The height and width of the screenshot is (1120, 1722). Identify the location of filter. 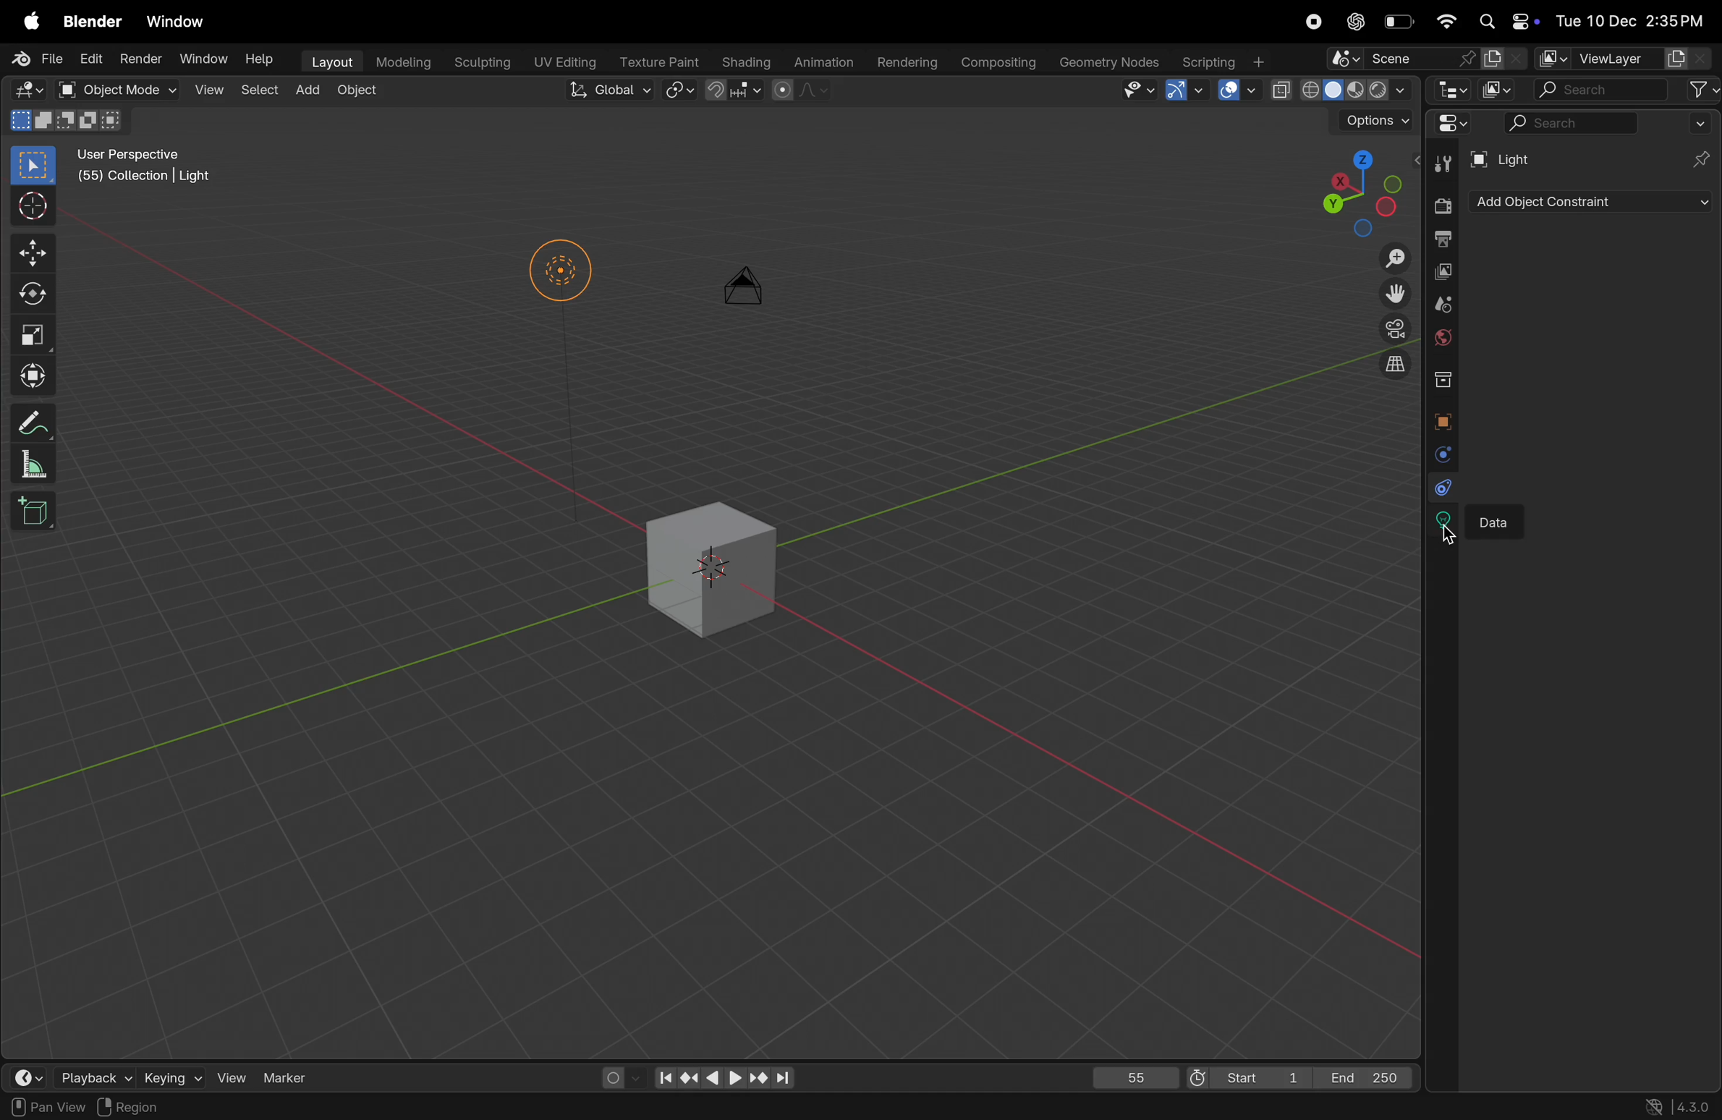
(1702, 89).